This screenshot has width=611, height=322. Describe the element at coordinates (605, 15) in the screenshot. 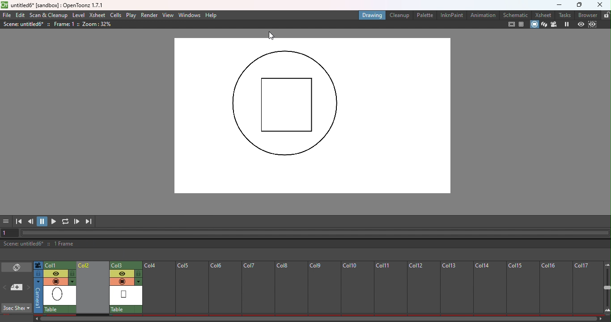

I see `Lock rooms tab` at that location.